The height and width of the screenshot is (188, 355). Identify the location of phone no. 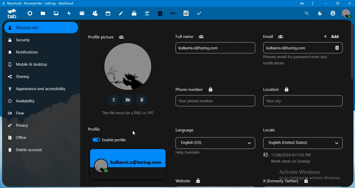
(212, 97).